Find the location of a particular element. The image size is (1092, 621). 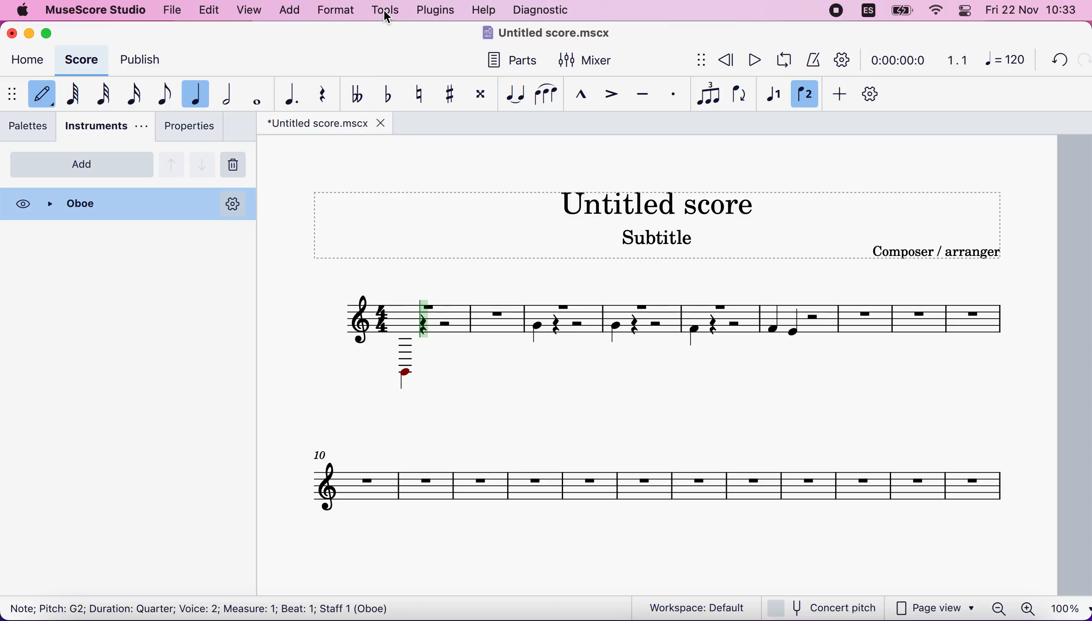

panel control is located at coordinates (964, 11).